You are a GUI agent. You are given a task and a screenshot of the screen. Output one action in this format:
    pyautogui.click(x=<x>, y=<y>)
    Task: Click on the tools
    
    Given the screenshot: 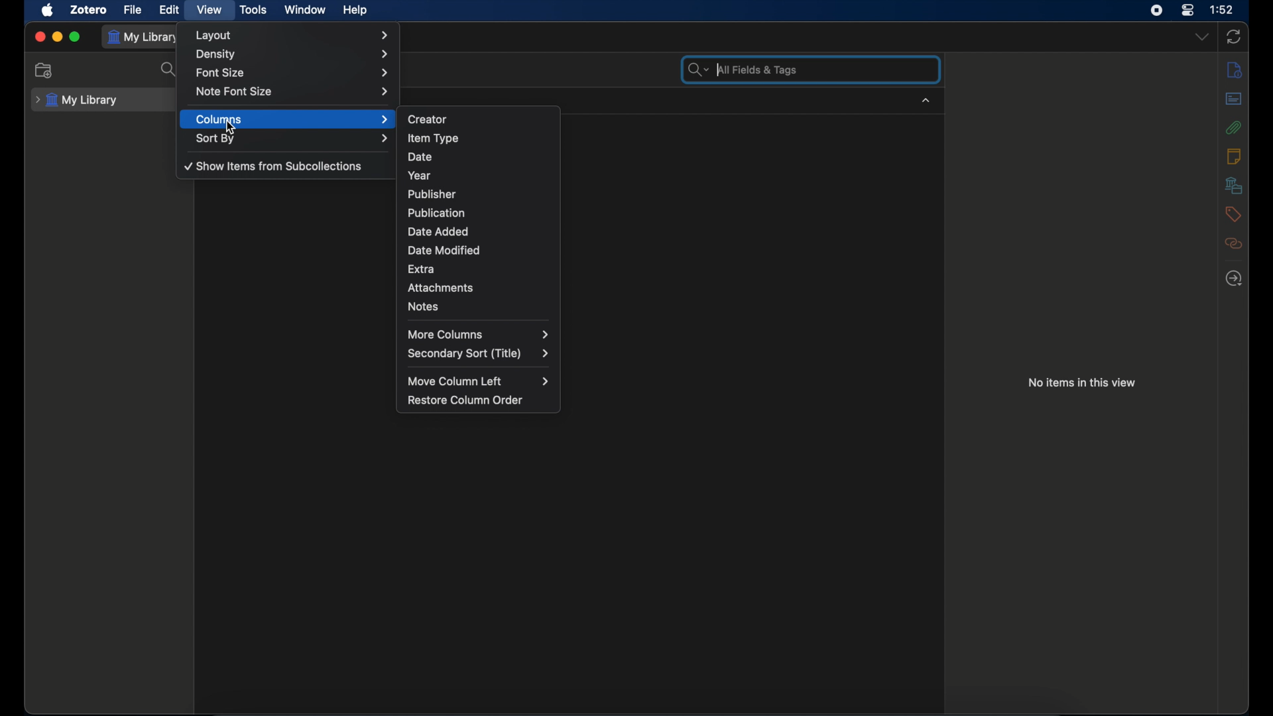 What is the action you would take?
    pyautogui.click(x=253, y=9)
    